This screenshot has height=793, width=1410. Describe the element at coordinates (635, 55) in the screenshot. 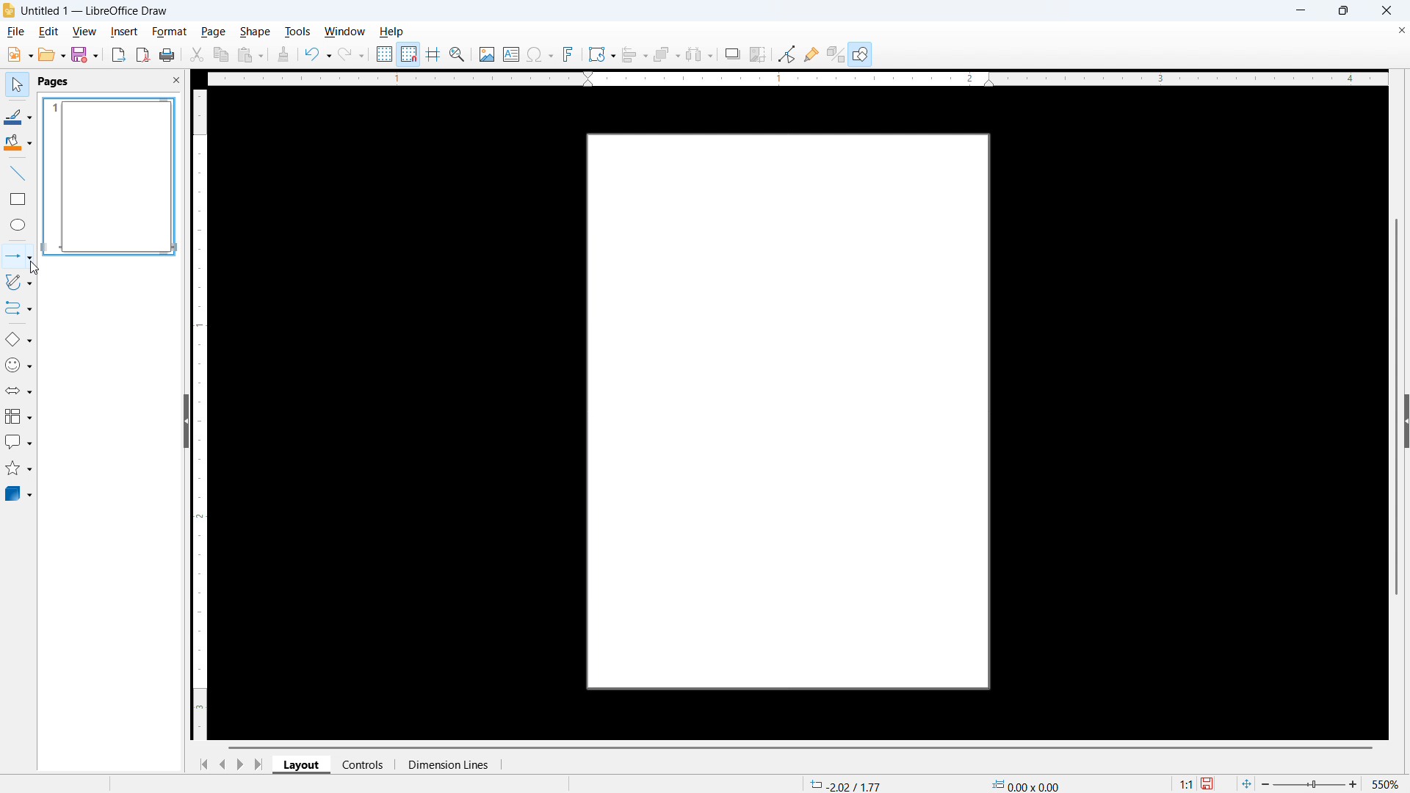

I see `align ` at that location.